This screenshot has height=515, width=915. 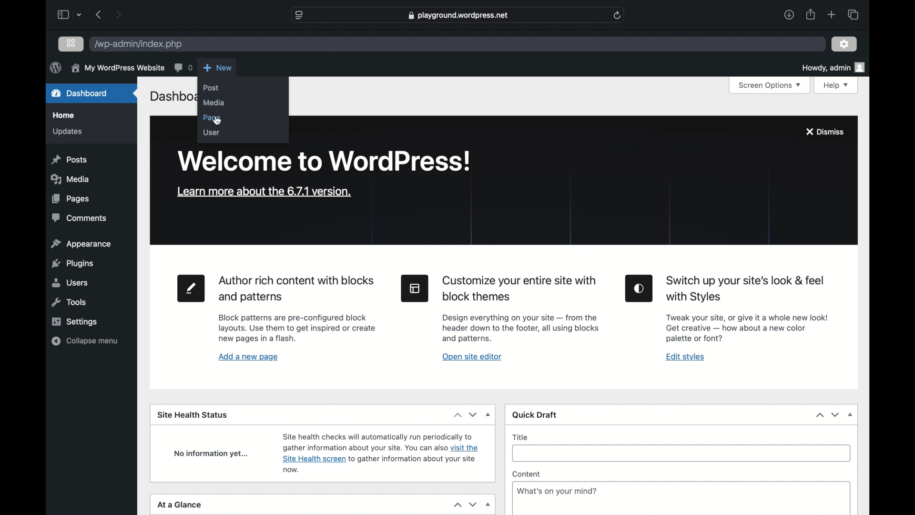 What do you see at coordinates (74, 322) in the screenshot?
I see `settings` at bounding box center [74, 322].